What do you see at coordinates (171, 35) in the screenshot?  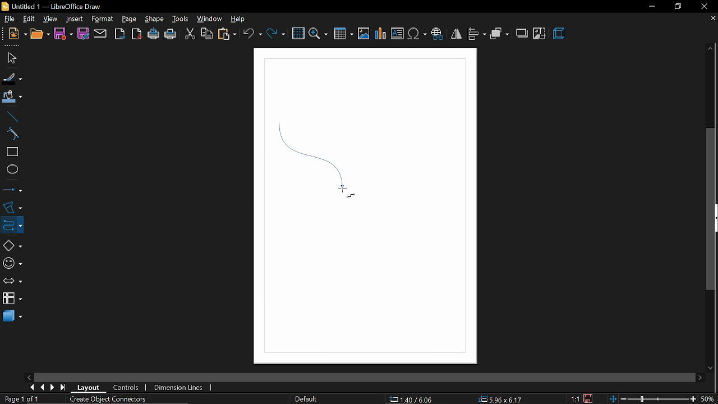 I see `print` at bounding box center [171, 35].